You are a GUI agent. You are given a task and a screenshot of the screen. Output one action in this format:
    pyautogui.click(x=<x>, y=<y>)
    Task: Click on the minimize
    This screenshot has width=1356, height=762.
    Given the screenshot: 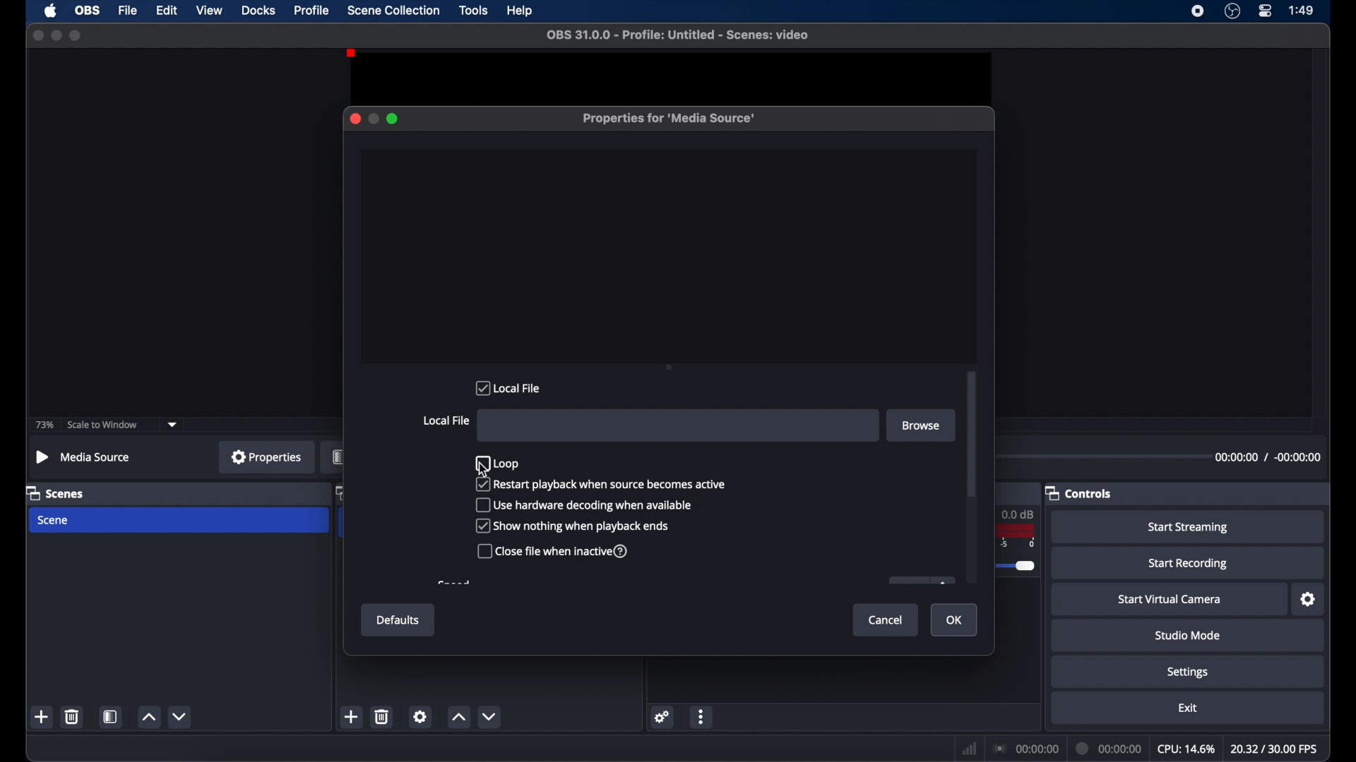 What is the action you would take?
    pyautogui.click(x=56, y=35)
    